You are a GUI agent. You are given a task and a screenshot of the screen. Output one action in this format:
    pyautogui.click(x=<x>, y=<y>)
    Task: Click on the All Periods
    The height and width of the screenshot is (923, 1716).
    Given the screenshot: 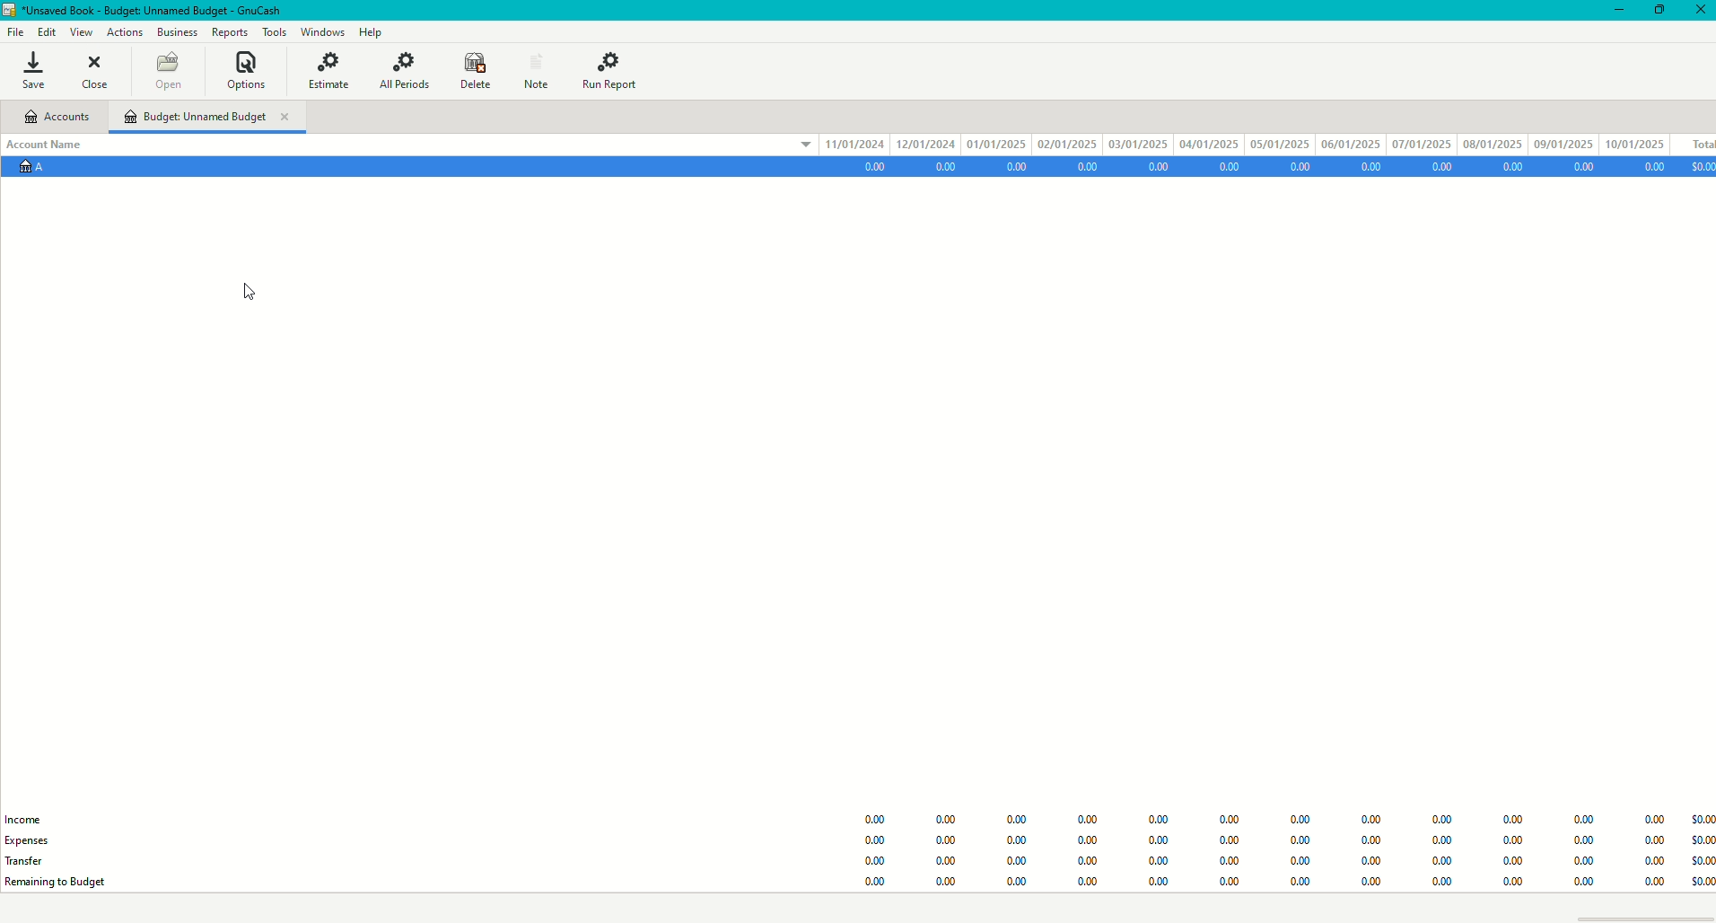 What is the action you would take?
    pyautogui.click(x=402, y=68)
    